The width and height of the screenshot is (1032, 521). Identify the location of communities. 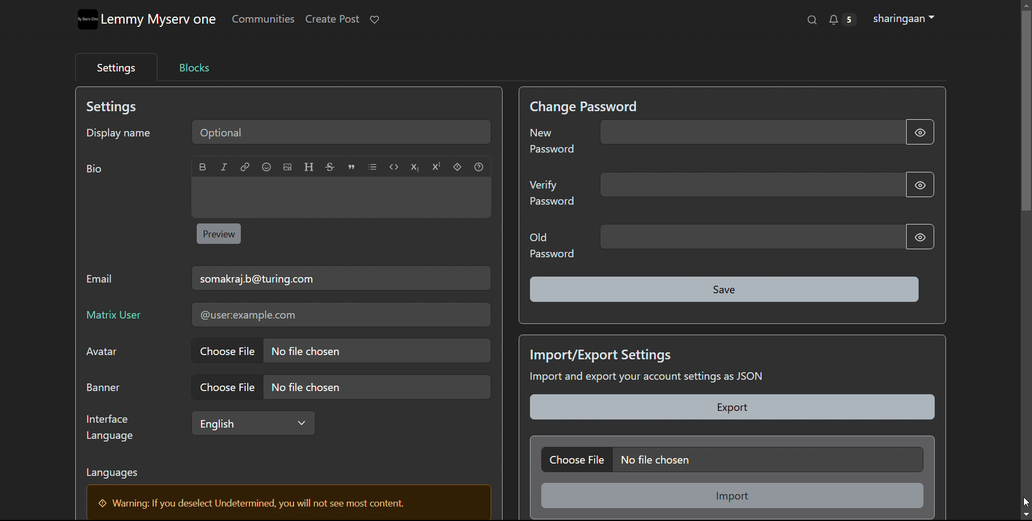
(262, 20).